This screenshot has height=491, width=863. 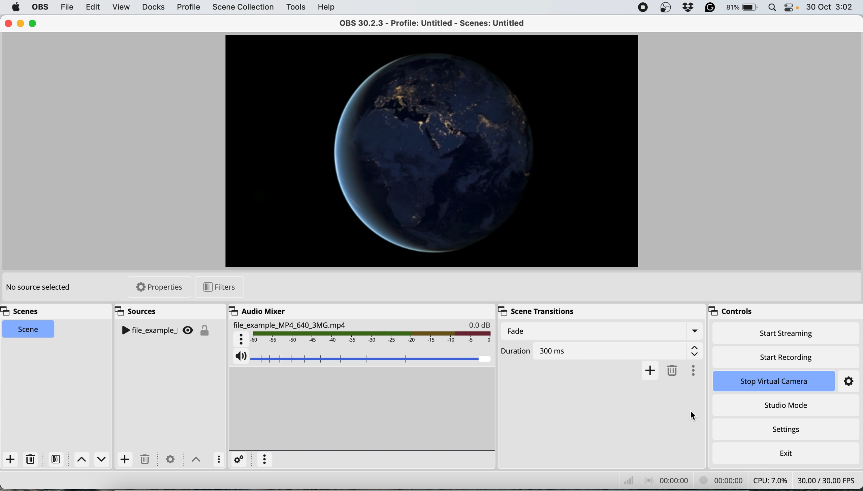 What do you see at coordinates (665, 7) in the screenshot?
I see `obs studio` at bounding box center [665, 7].